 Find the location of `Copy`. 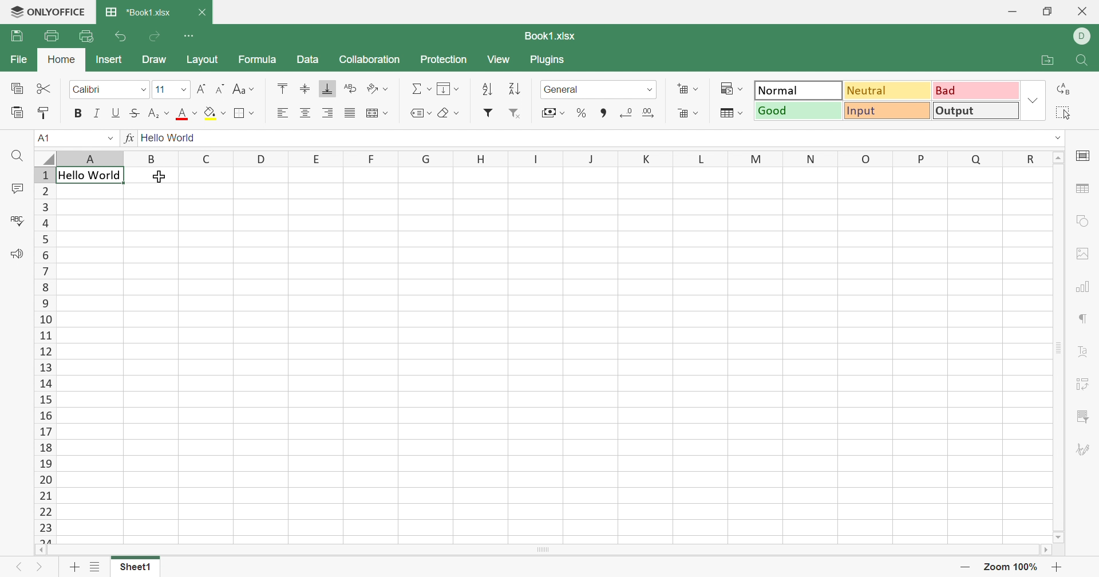

Copy is located at coordinates (17, 89).